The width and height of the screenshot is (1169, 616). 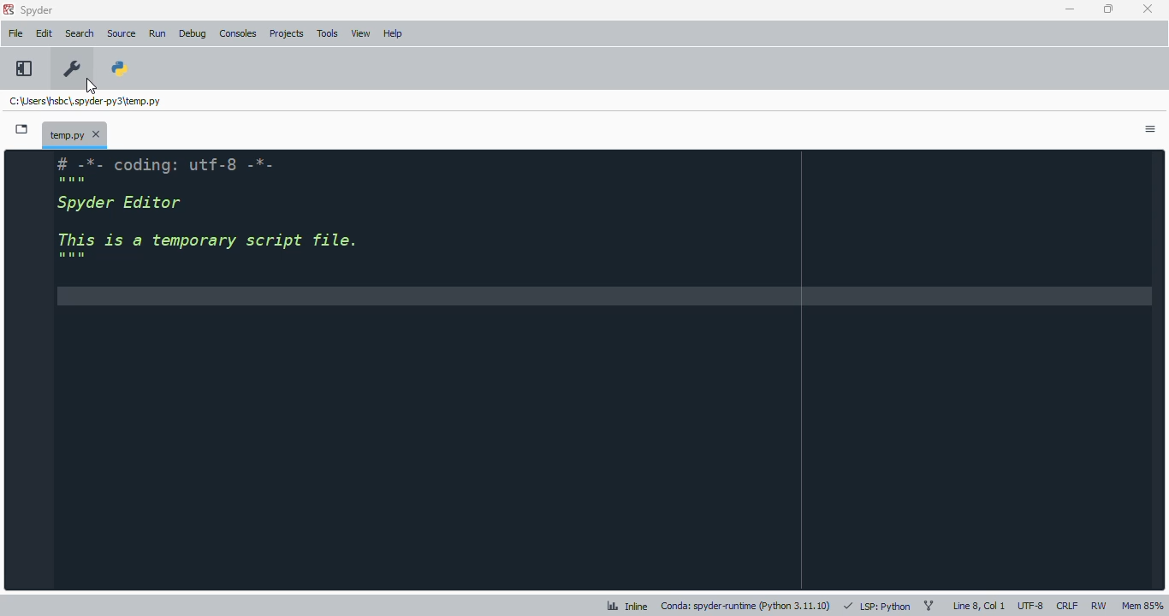 I want to click on options, so click(x=1151, y=130).